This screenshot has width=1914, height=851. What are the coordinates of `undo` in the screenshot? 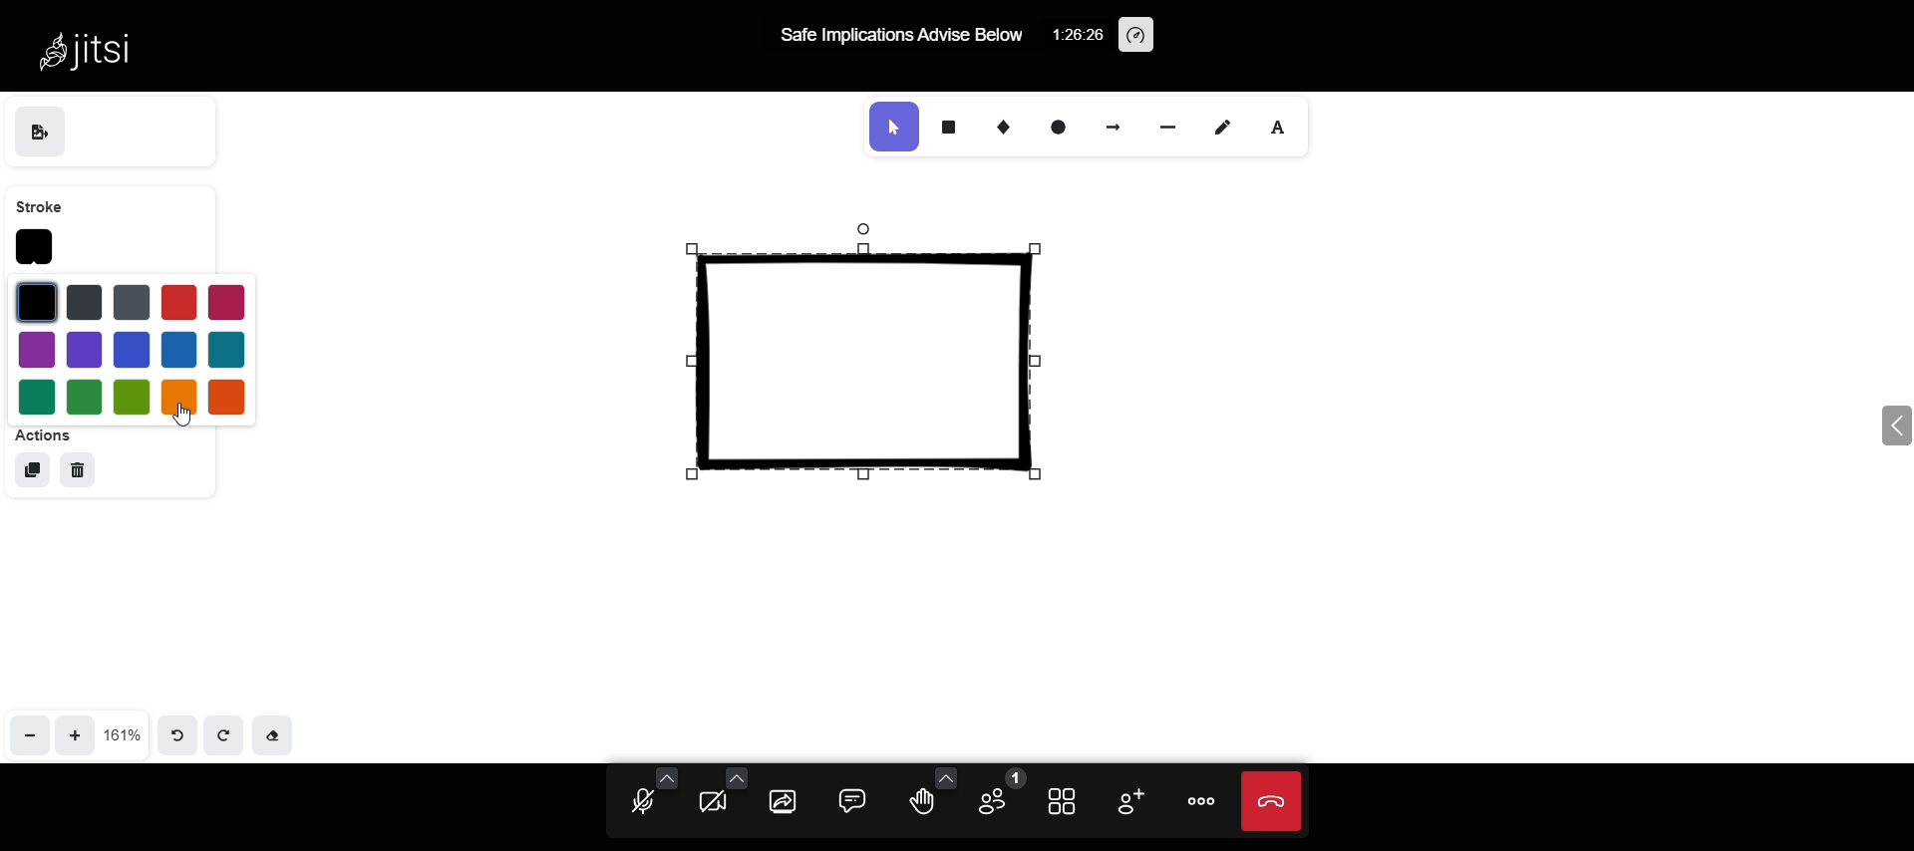 It's located at (177, 732).